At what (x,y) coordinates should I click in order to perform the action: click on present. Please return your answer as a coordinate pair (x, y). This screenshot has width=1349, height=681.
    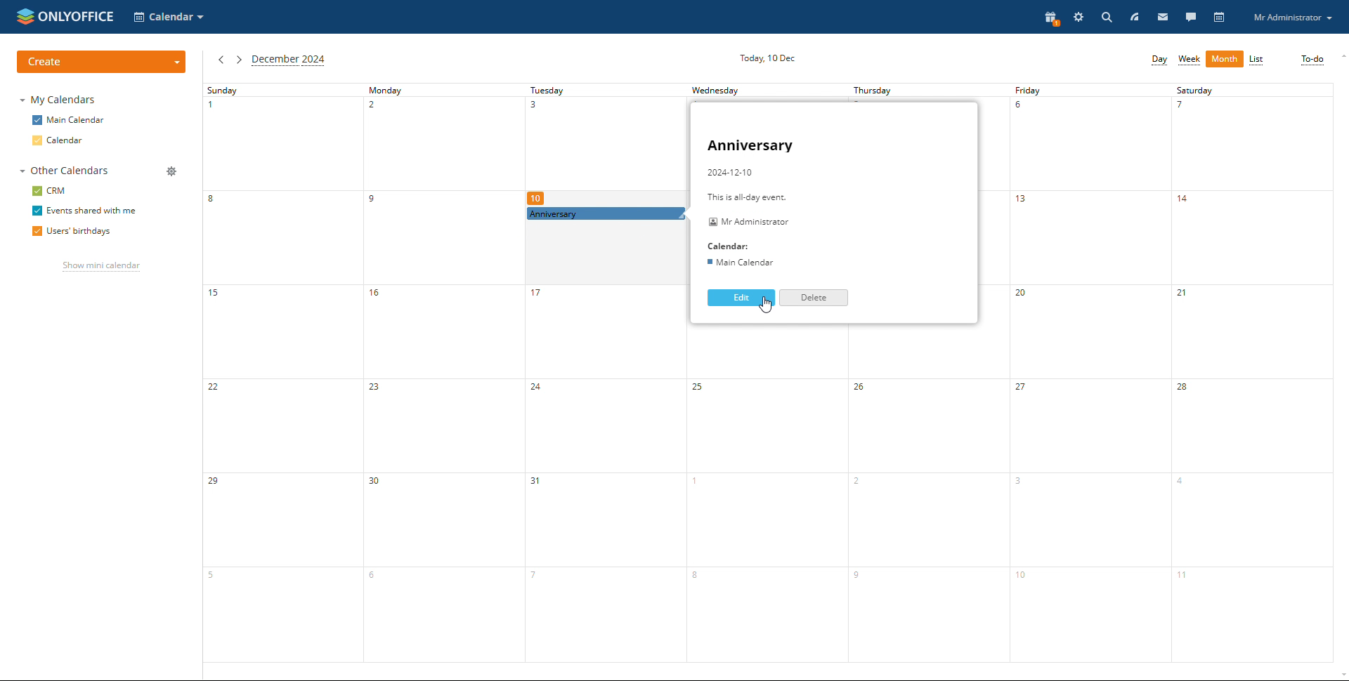
    Looking at the image, I should click on (1049, 19).